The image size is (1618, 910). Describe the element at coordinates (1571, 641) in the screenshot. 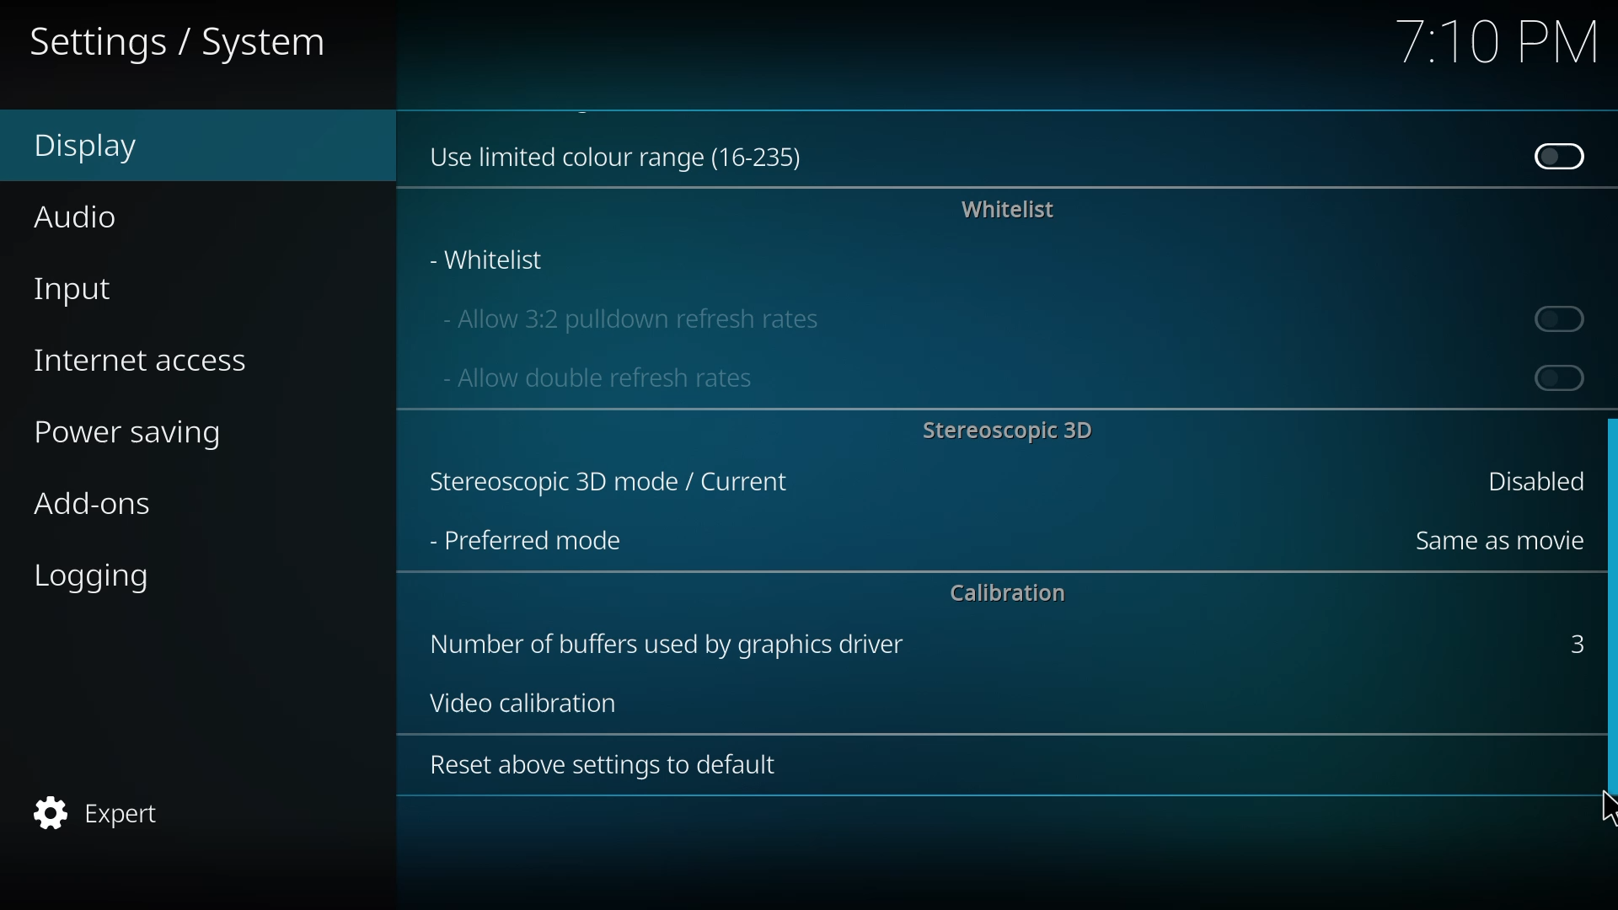

I see `3` at that location.